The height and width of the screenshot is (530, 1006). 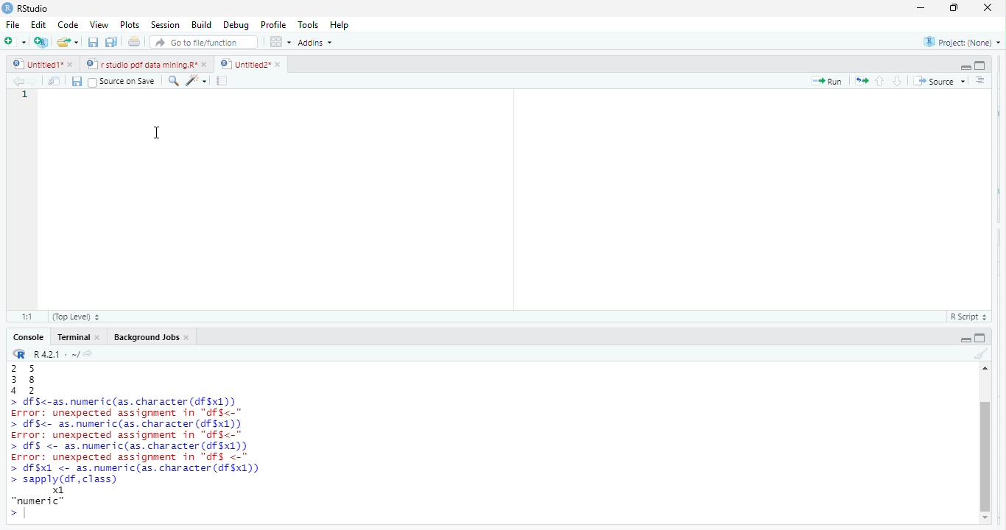 What do you see at coordinates (77, 82) in the screenshot?
I see `save current document` at bounding box center [77, 82].